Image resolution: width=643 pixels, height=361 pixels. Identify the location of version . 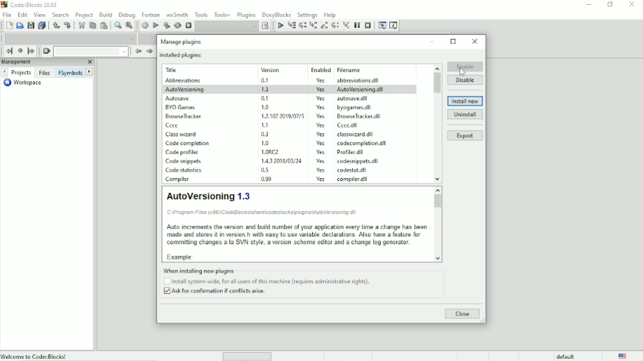
(280, 115).